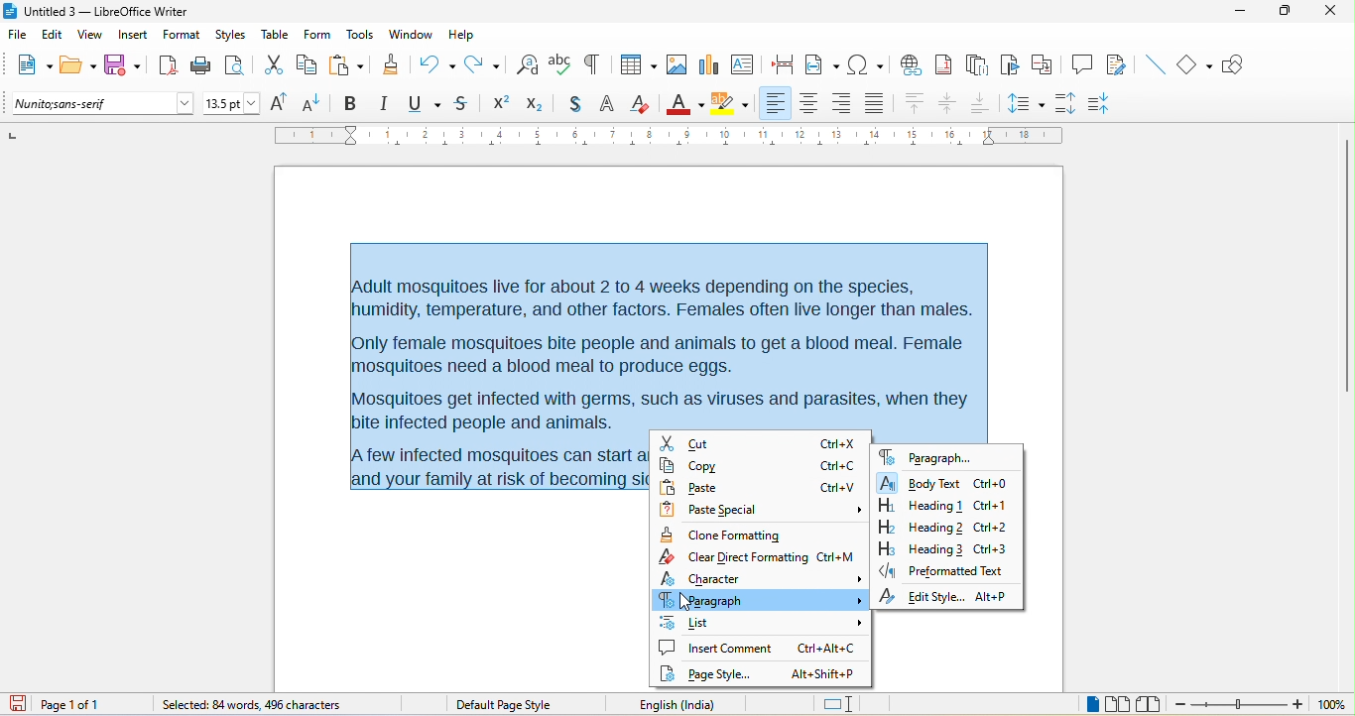 Image resolution: width=1355 pixels, height=716 pixels. What do you see at coordinates (916, 104) in the screenshot?
I see `align top` at bounding box center [916, 104].